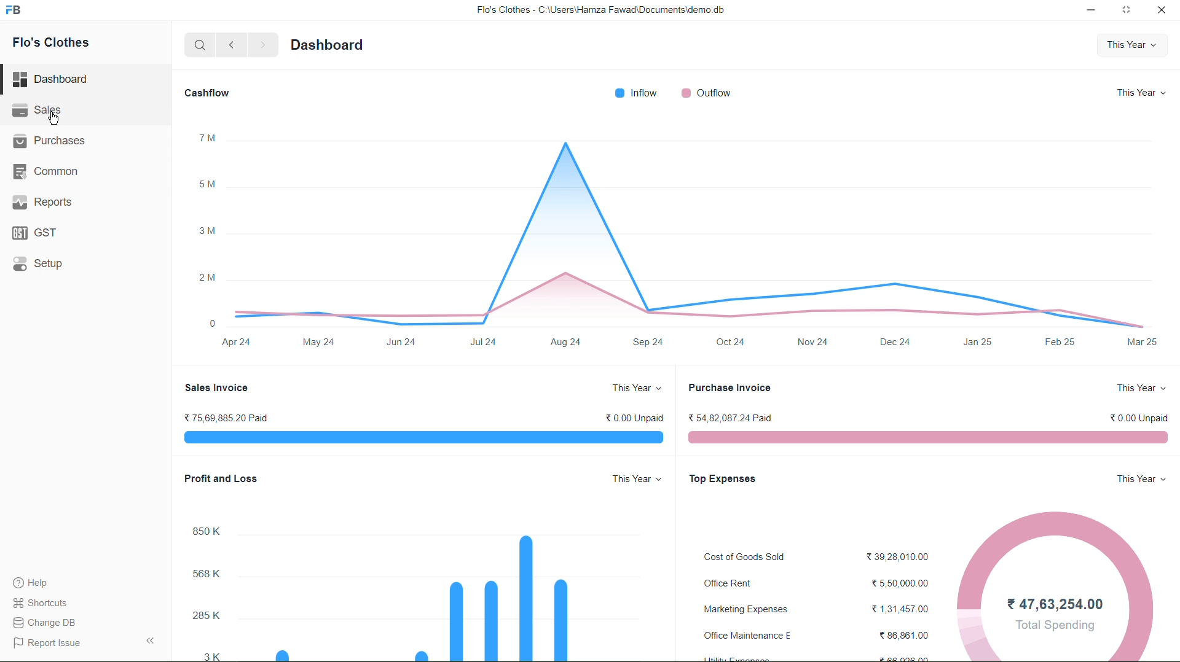 This screenshot has width=1180, height=662. Describe the element at coordinates (43, 111) in the screenshot. I see `Sales` at that location.